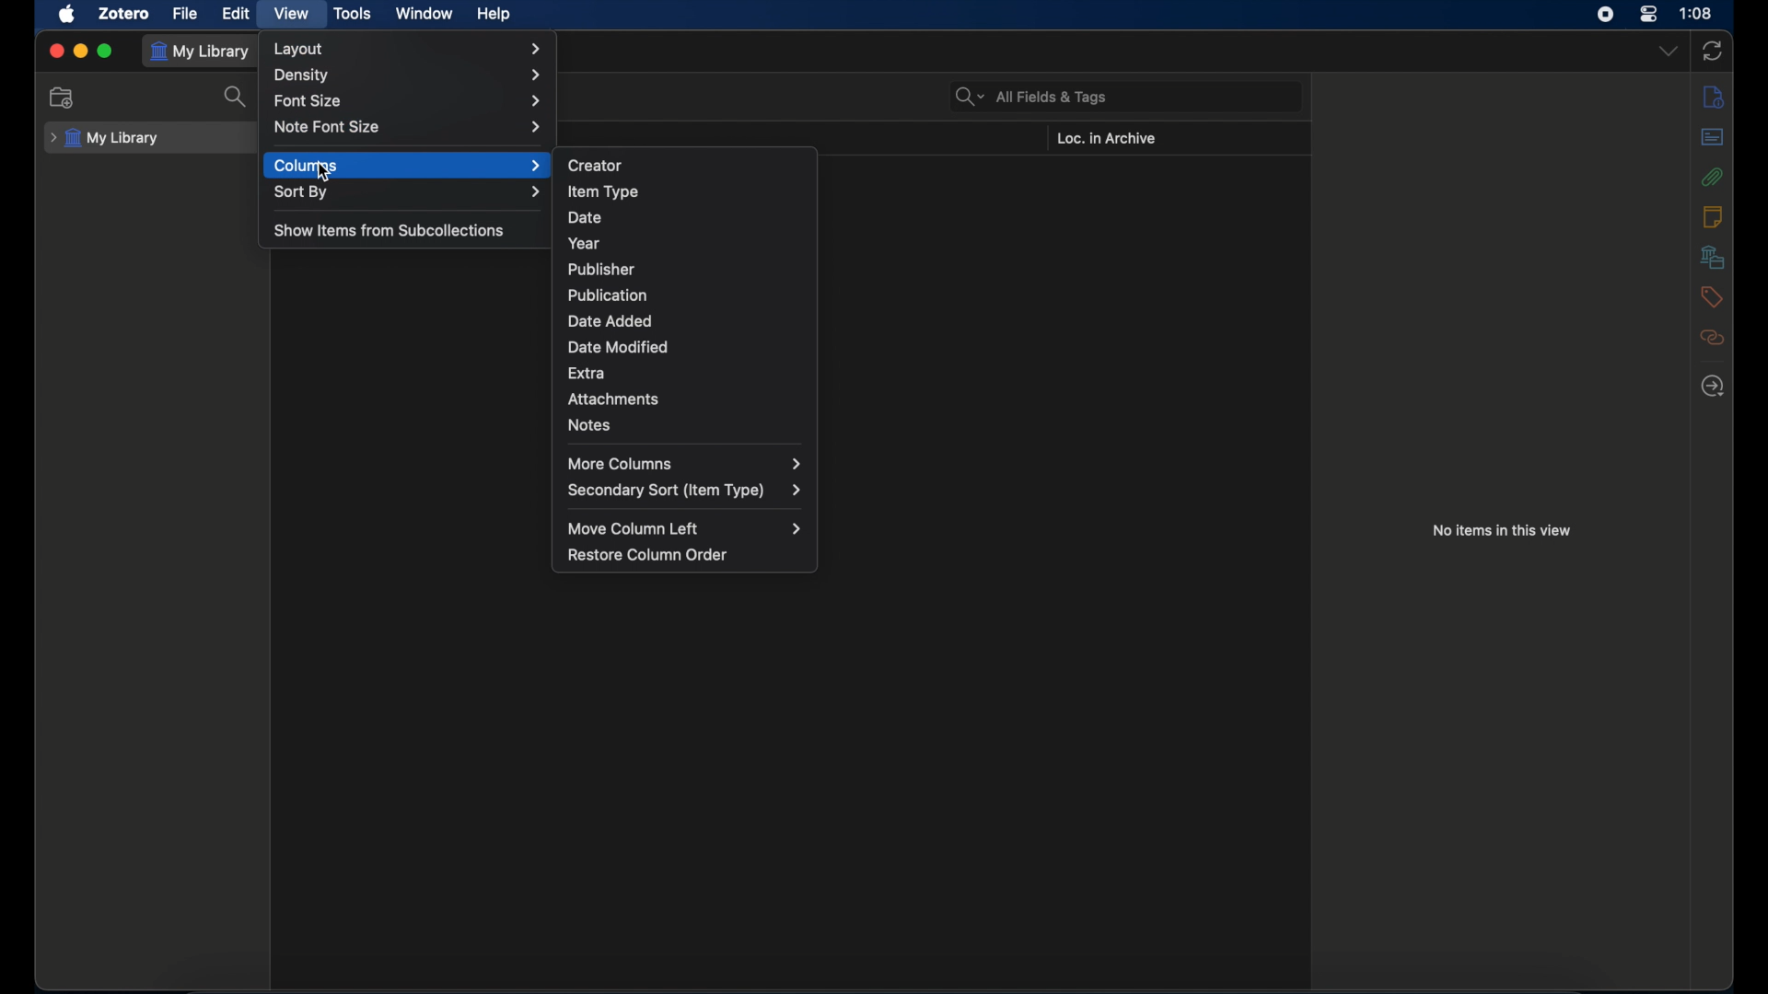 Image resolution: width=1768 pixels, height=994 pixels. What do you see at coordinates (1713, 137) in the screenshot?
I see `abstract` at bounding box center [1713, 137].